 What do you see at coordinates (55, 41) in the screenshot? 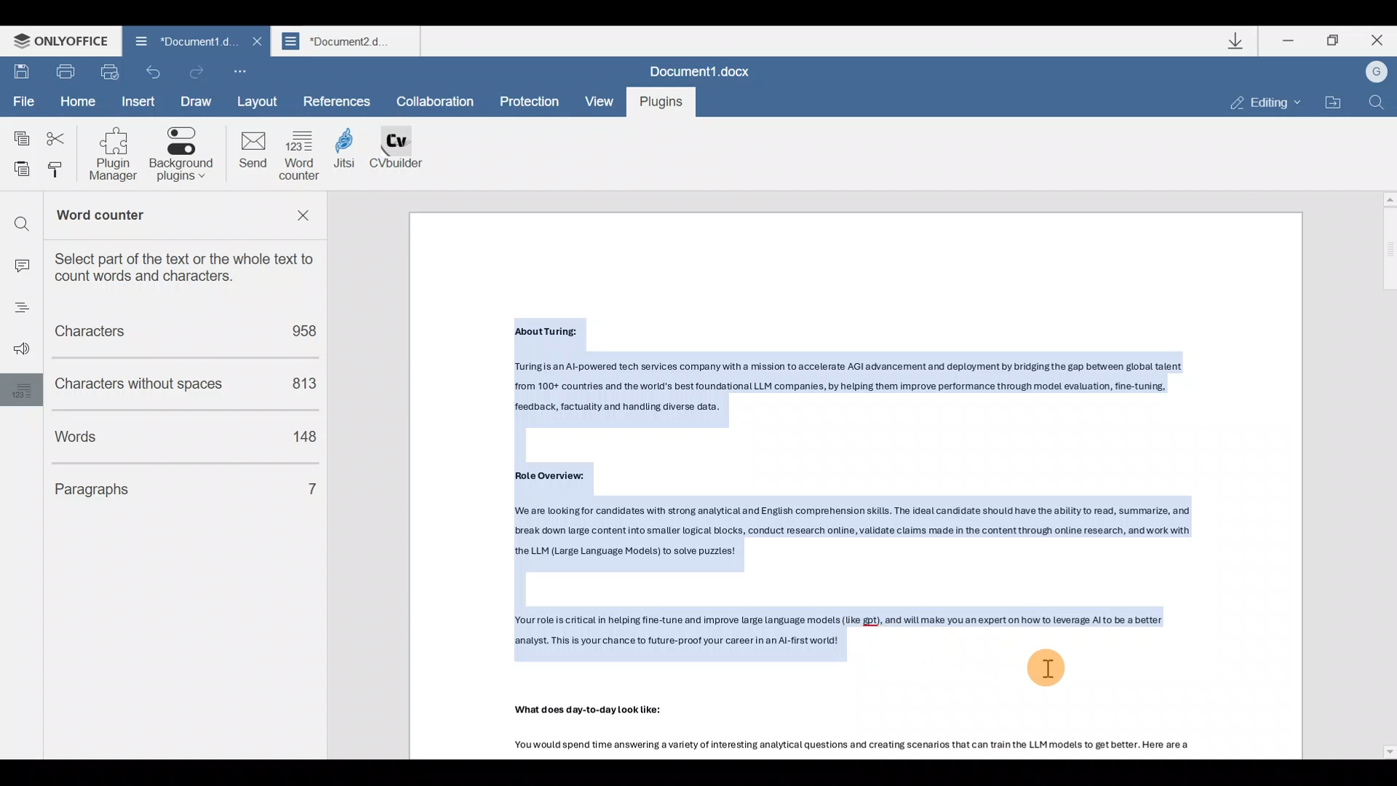
I see `ONLYOFFICE` at bounding box center [55, 41].